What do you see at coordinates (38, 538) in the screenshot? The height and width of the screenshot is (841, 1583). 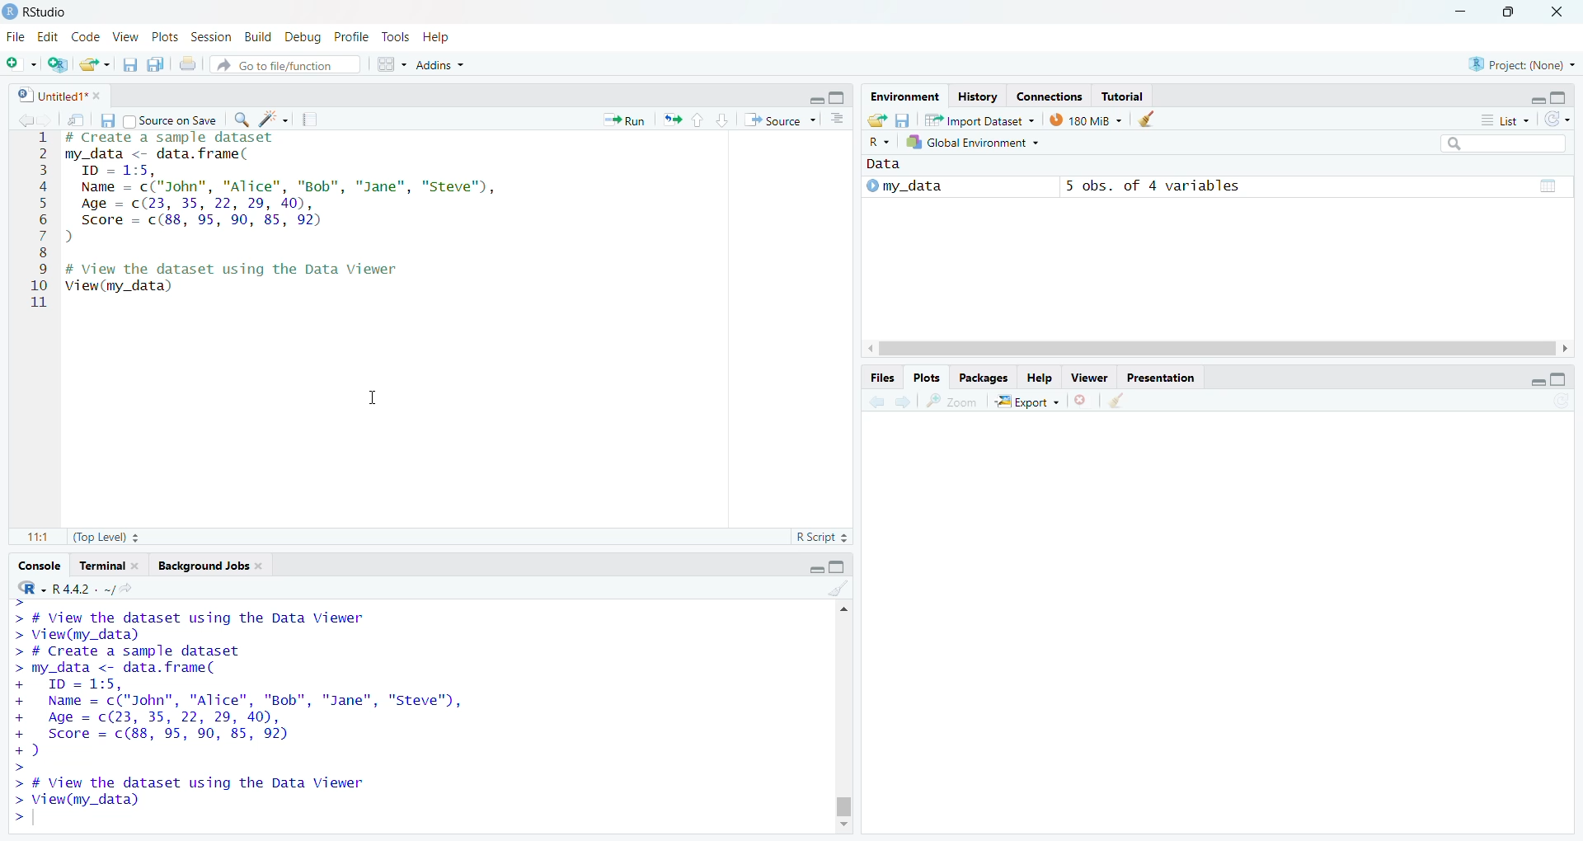 I see `1:1` at bounding box center [38, 538].